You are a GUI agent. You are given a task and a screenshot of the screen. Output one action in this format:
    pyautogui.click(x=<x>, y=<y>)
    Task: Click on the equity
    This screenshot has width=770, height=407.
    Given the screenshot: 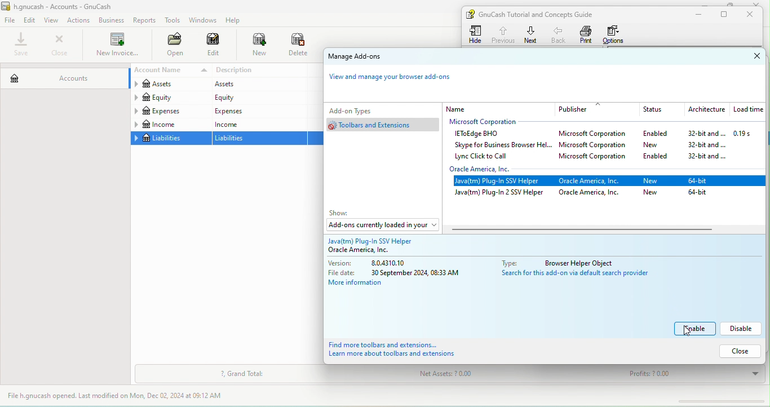 What is the action you would take?
    pyautogui.click(x=258, y=98)
    